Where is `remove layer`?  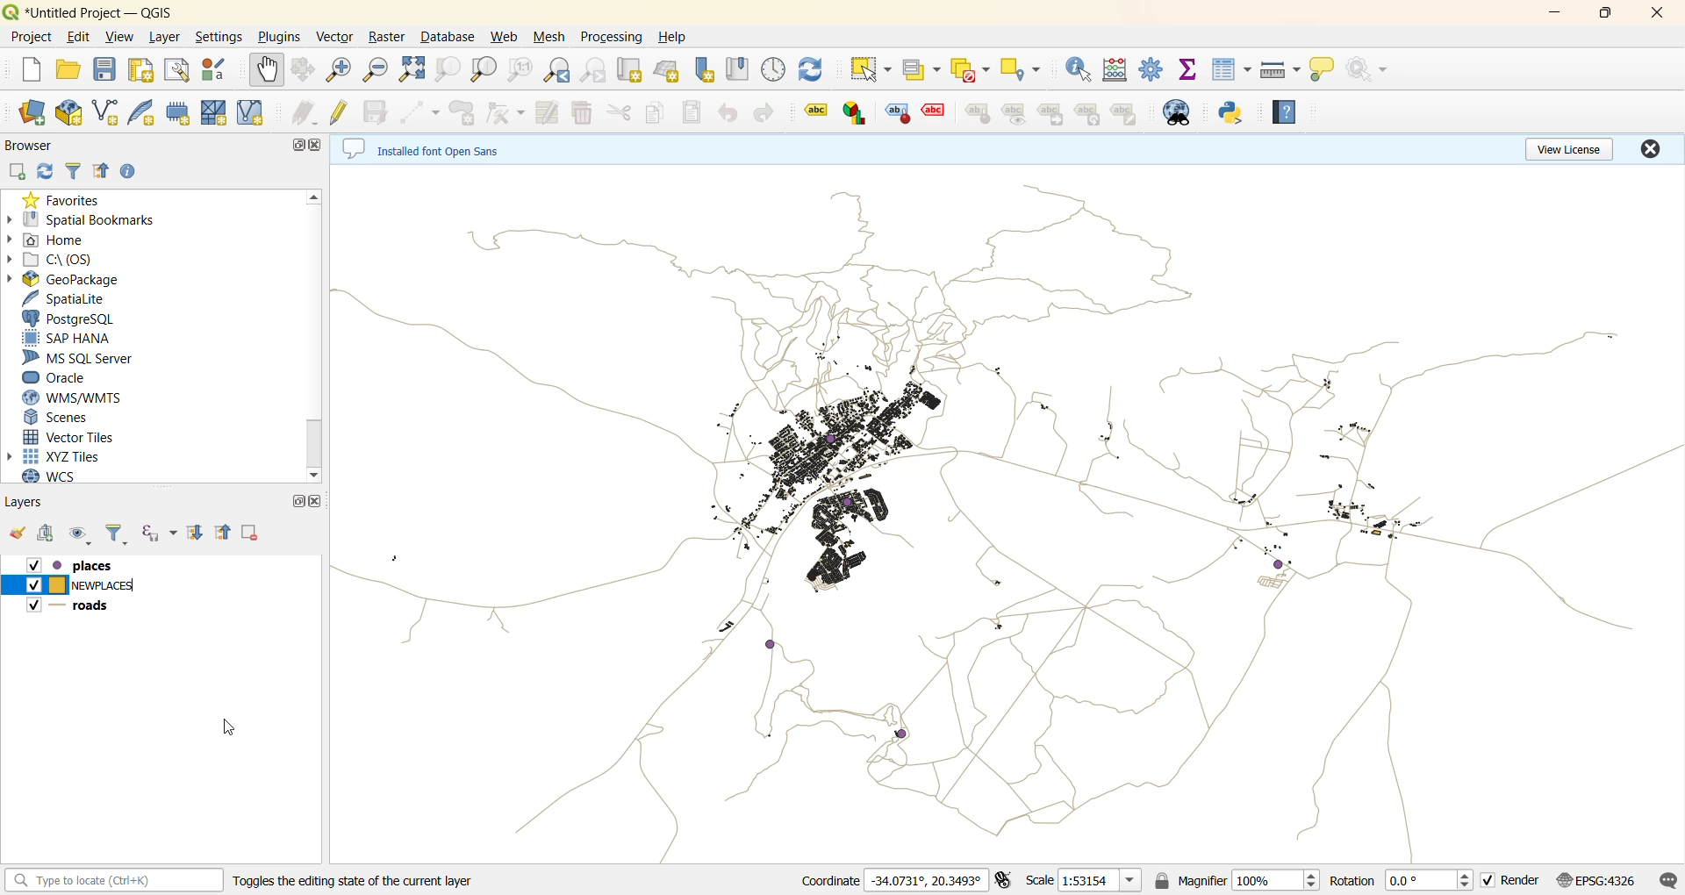
remove layer is located at coordinates (248, 529).